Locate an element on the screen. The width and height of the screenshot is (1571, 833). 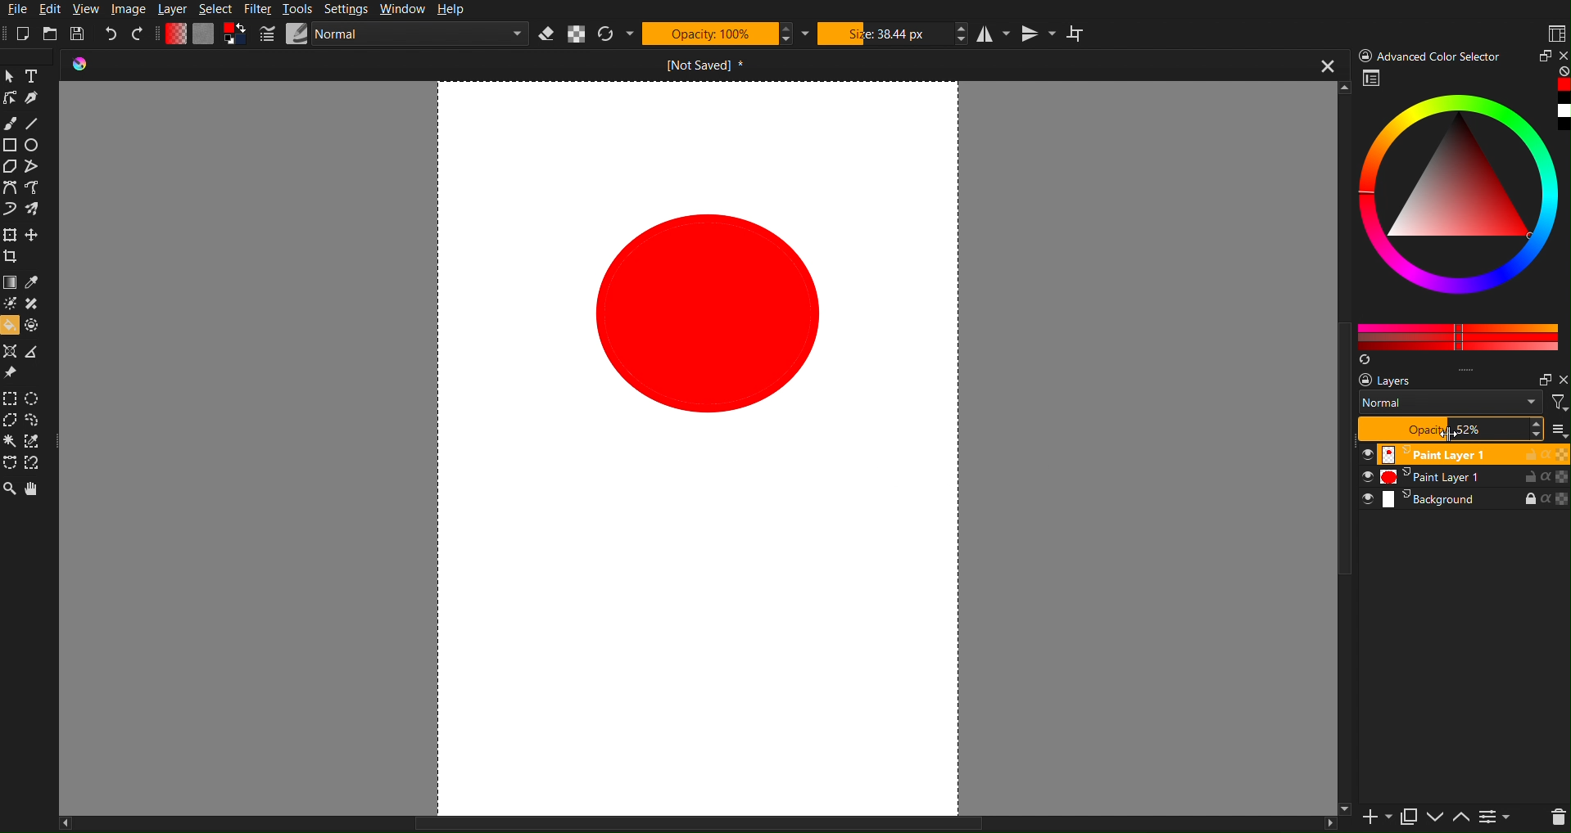
Opactity is located at coordinates (727, 34).